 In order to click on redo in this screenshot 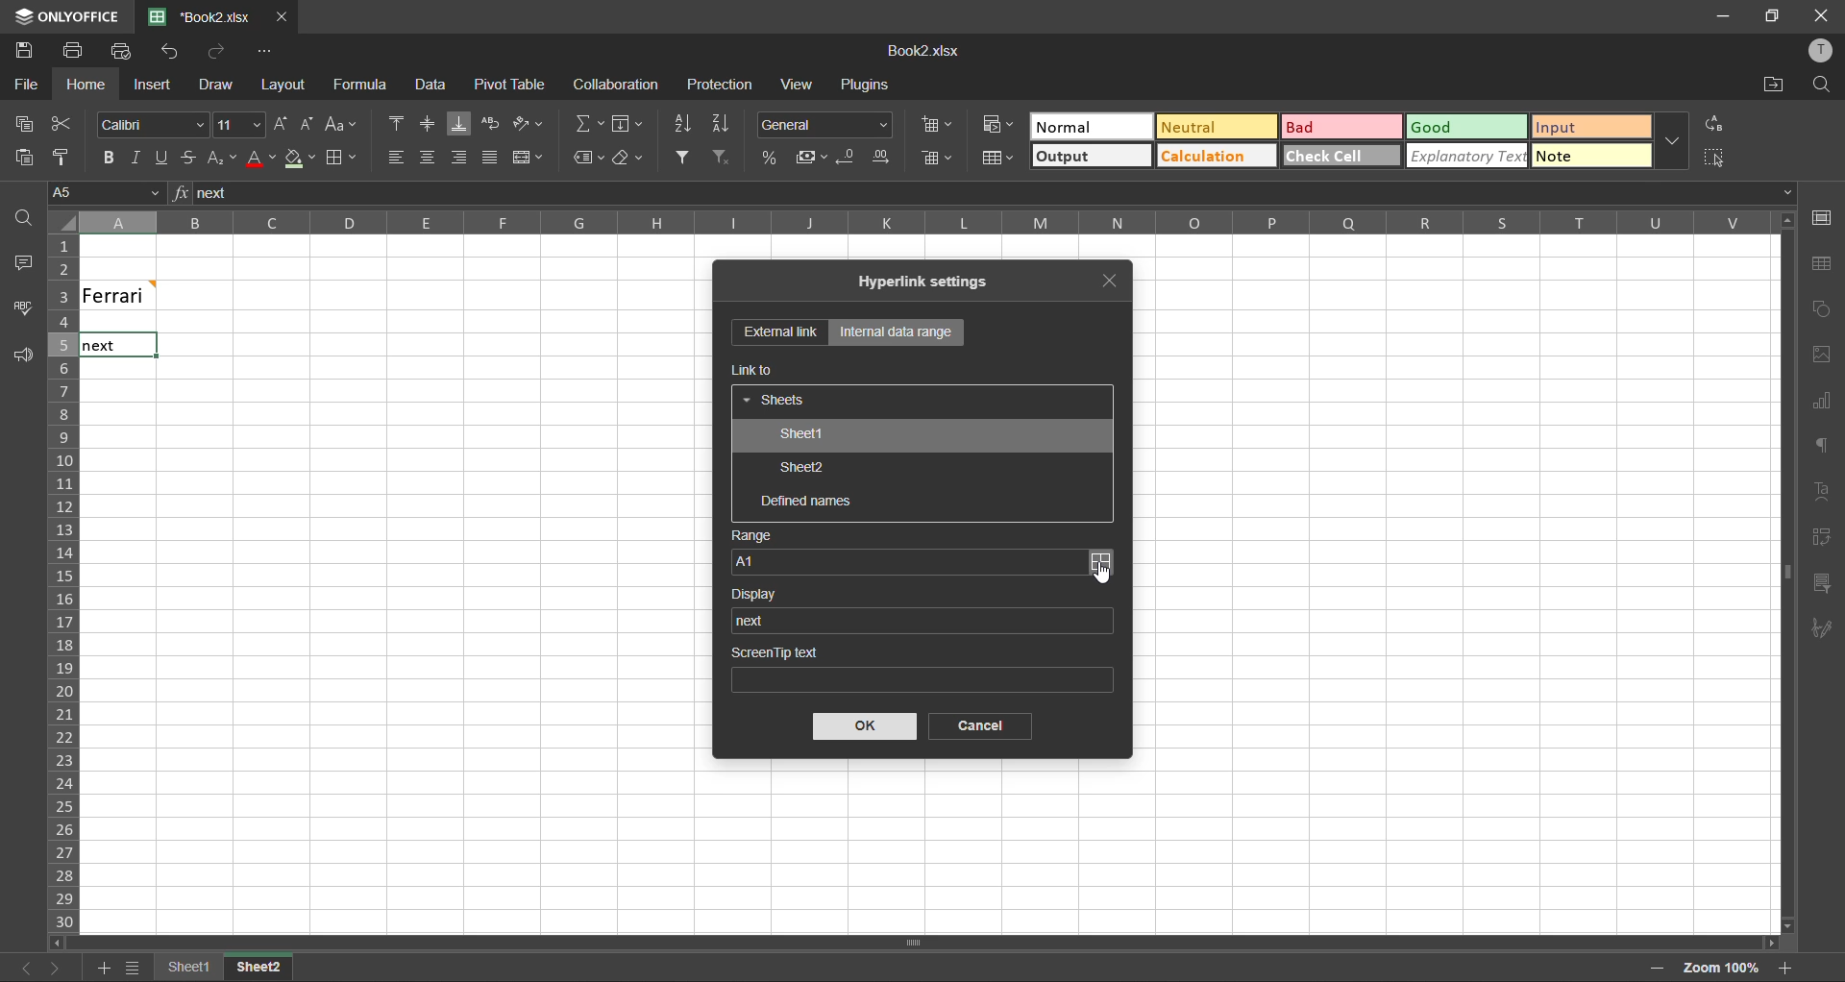, I will do `click(219, 51)`.